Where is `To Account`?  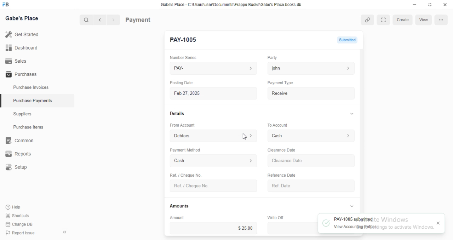
To Account is located at coordinates (277, 125).